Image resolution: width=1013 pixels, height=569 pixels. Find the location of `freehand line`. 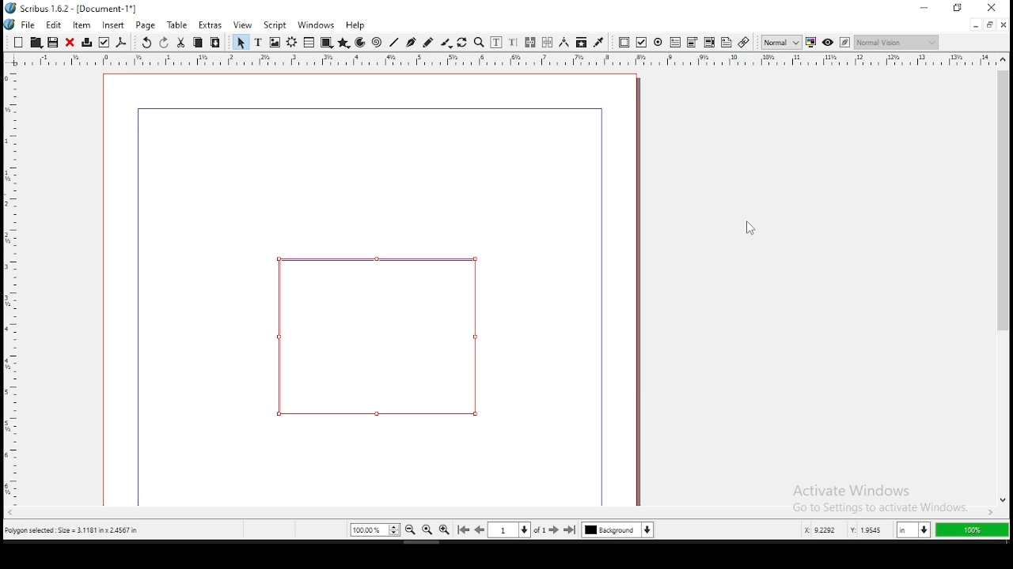

freehand line is located at coordinates (428, 42).